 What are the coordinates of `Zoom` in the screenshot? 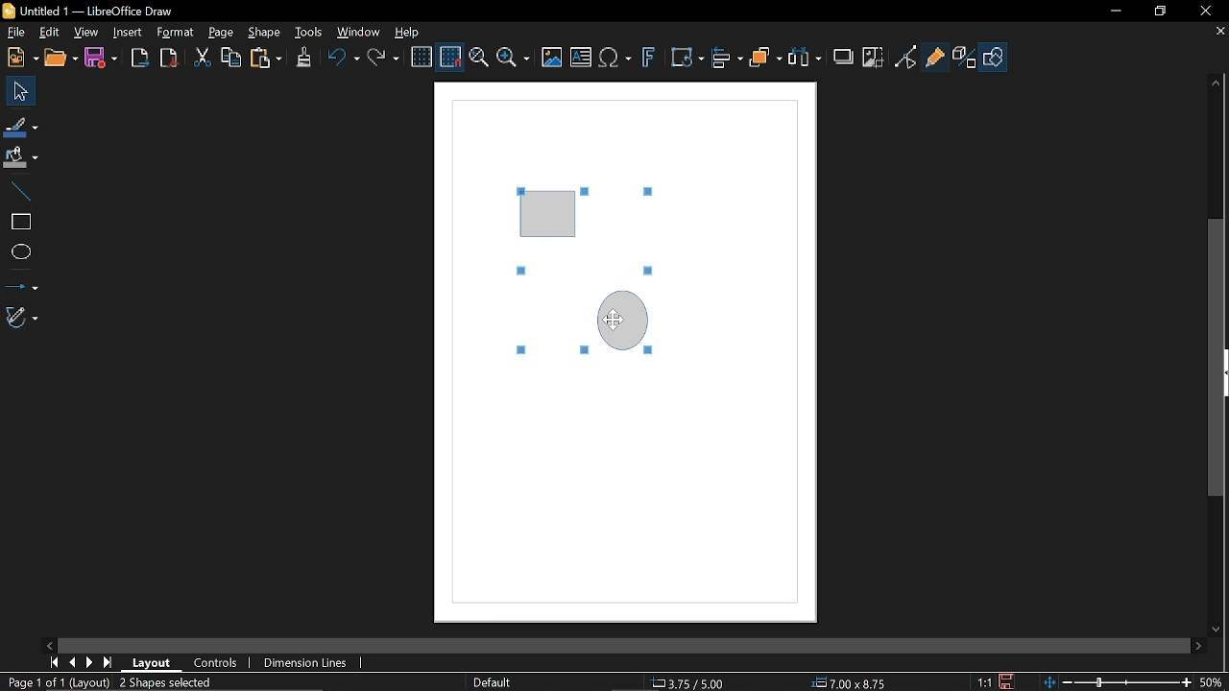 It's located at (516, 60).